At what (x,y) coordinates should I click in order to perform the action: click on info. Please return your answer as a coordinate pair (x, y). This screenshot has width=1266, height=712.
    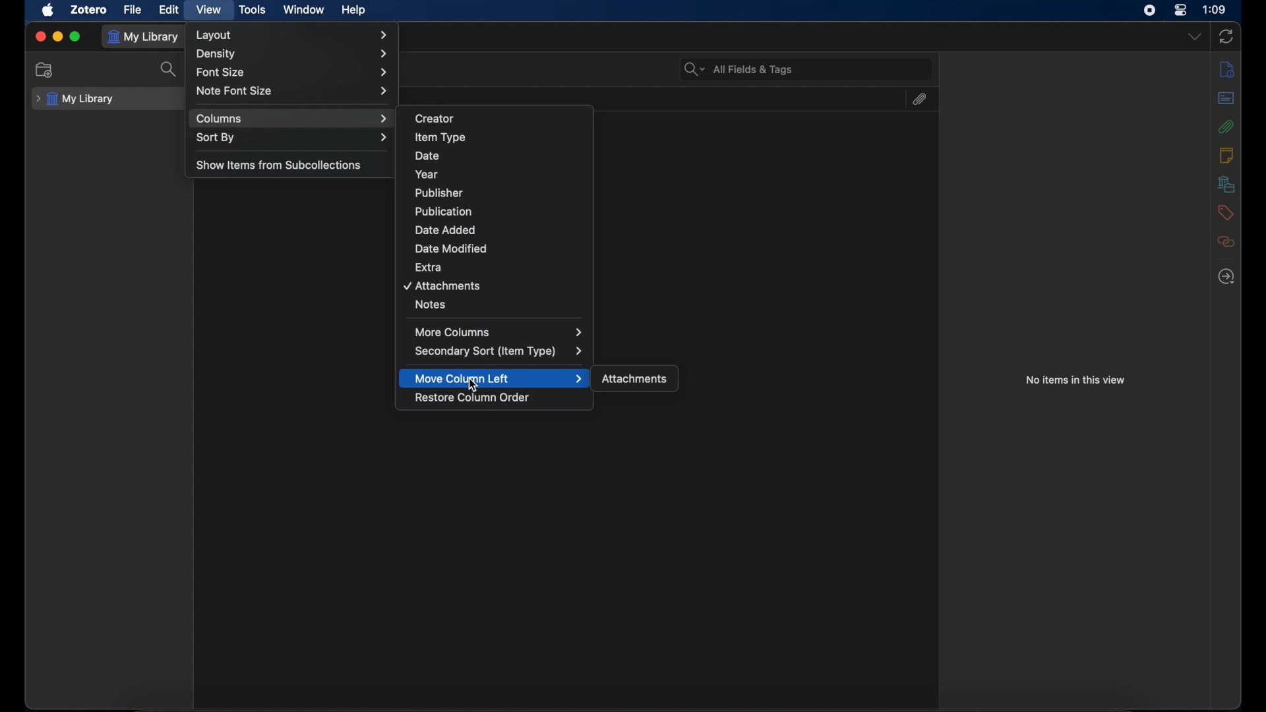
    Looking at the image, I should click on (1228, 70).